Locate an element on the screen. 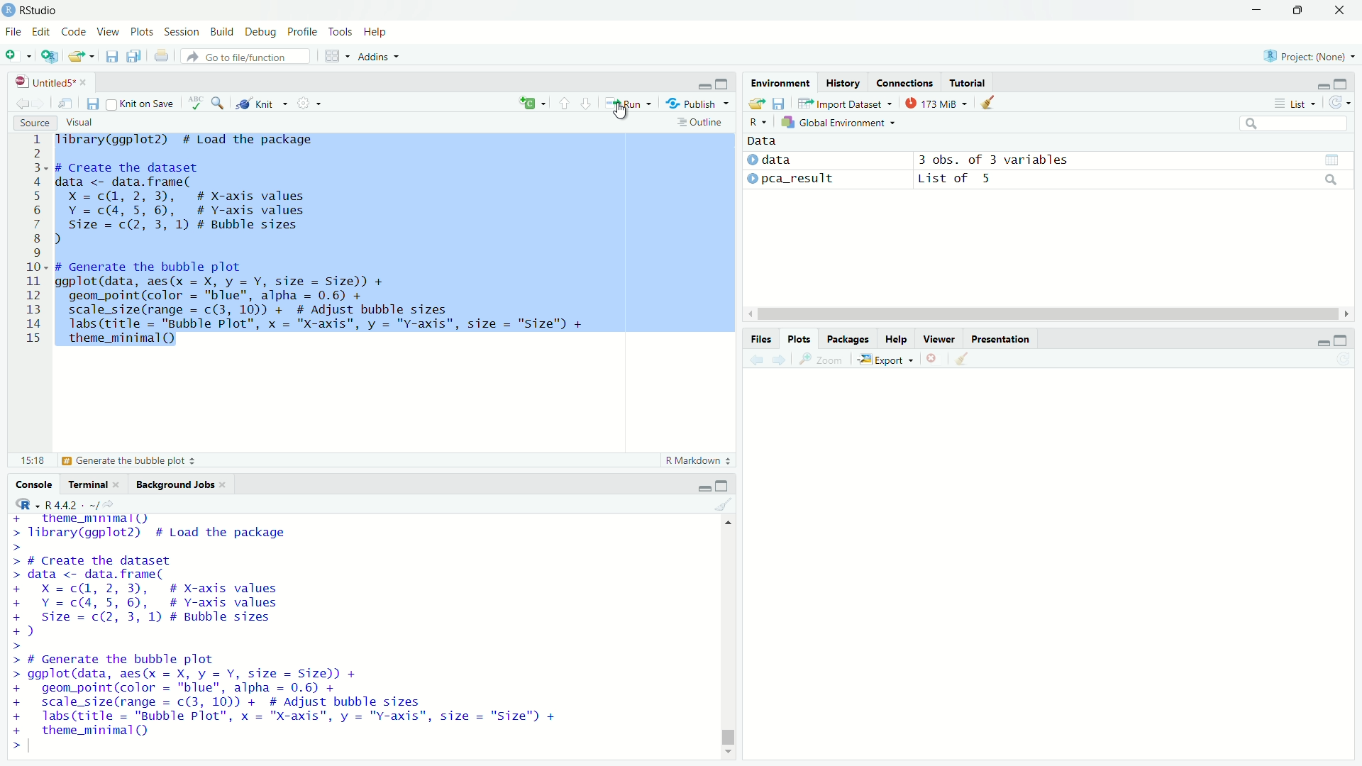 This screenshot has height=766, width=1362. help is located at coordinates (896, 339).